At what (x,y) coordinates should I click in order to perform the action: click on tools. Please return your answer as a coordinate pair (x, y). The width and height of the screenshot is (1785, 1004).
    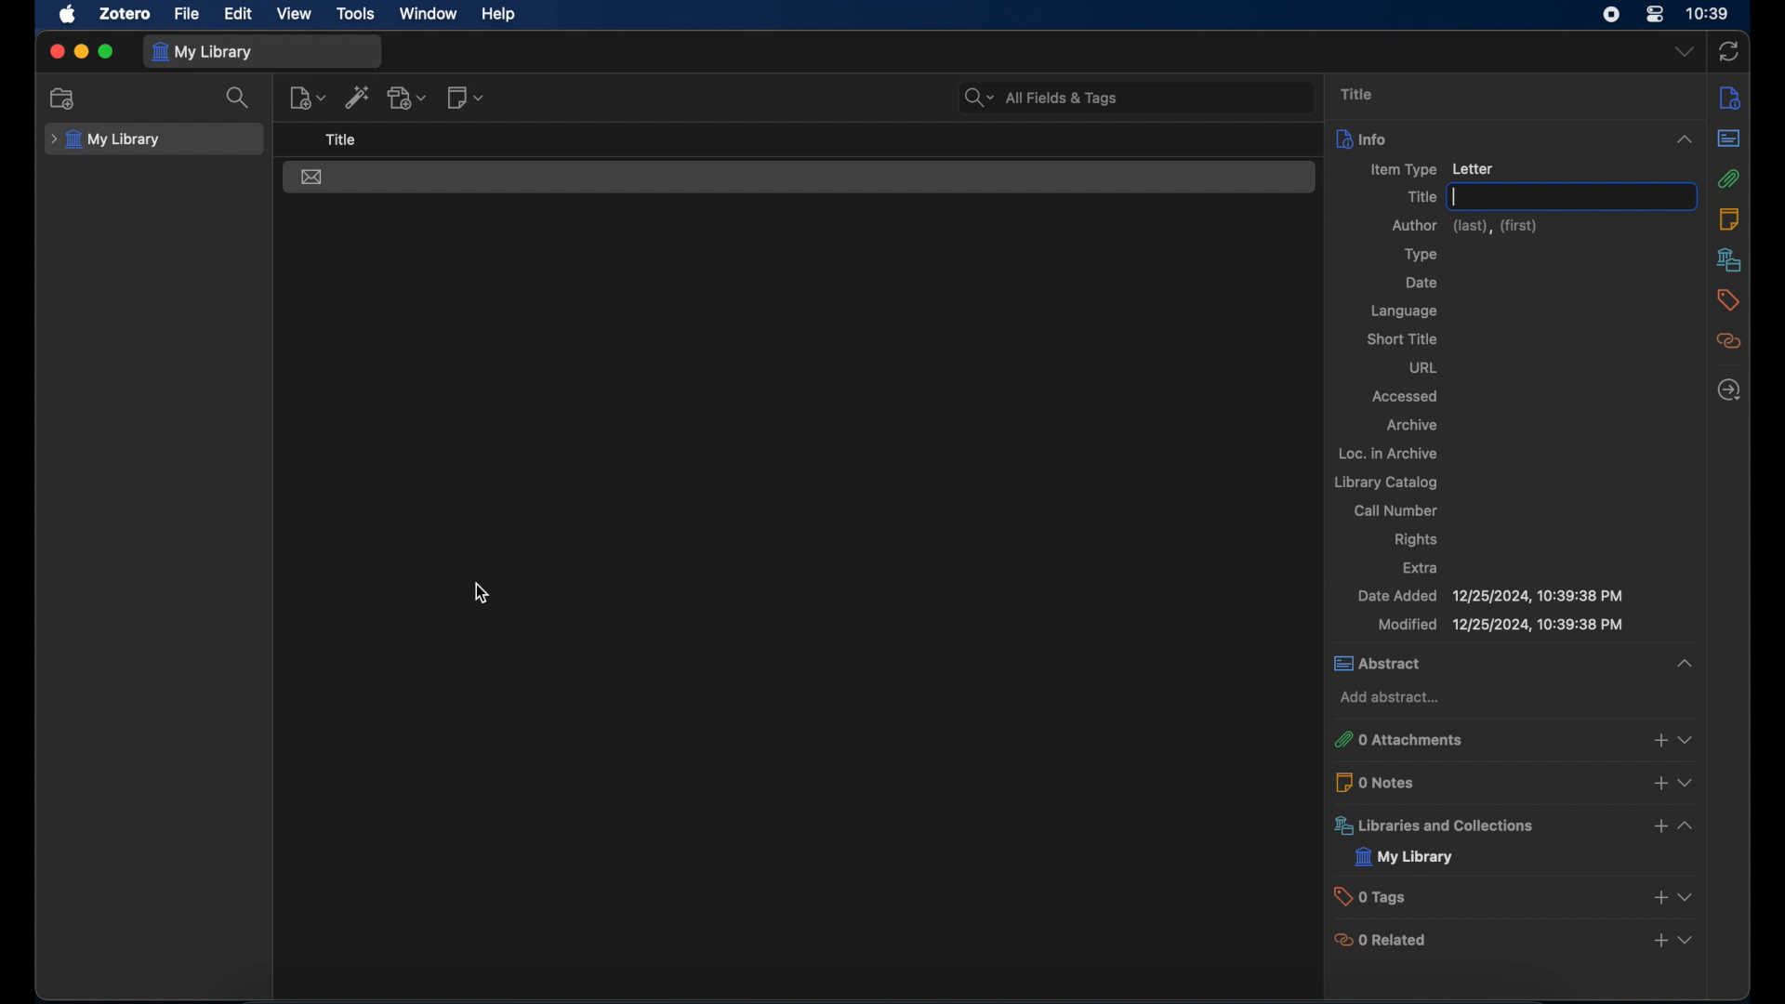
    Looking at the image, I should click on (356, 13).